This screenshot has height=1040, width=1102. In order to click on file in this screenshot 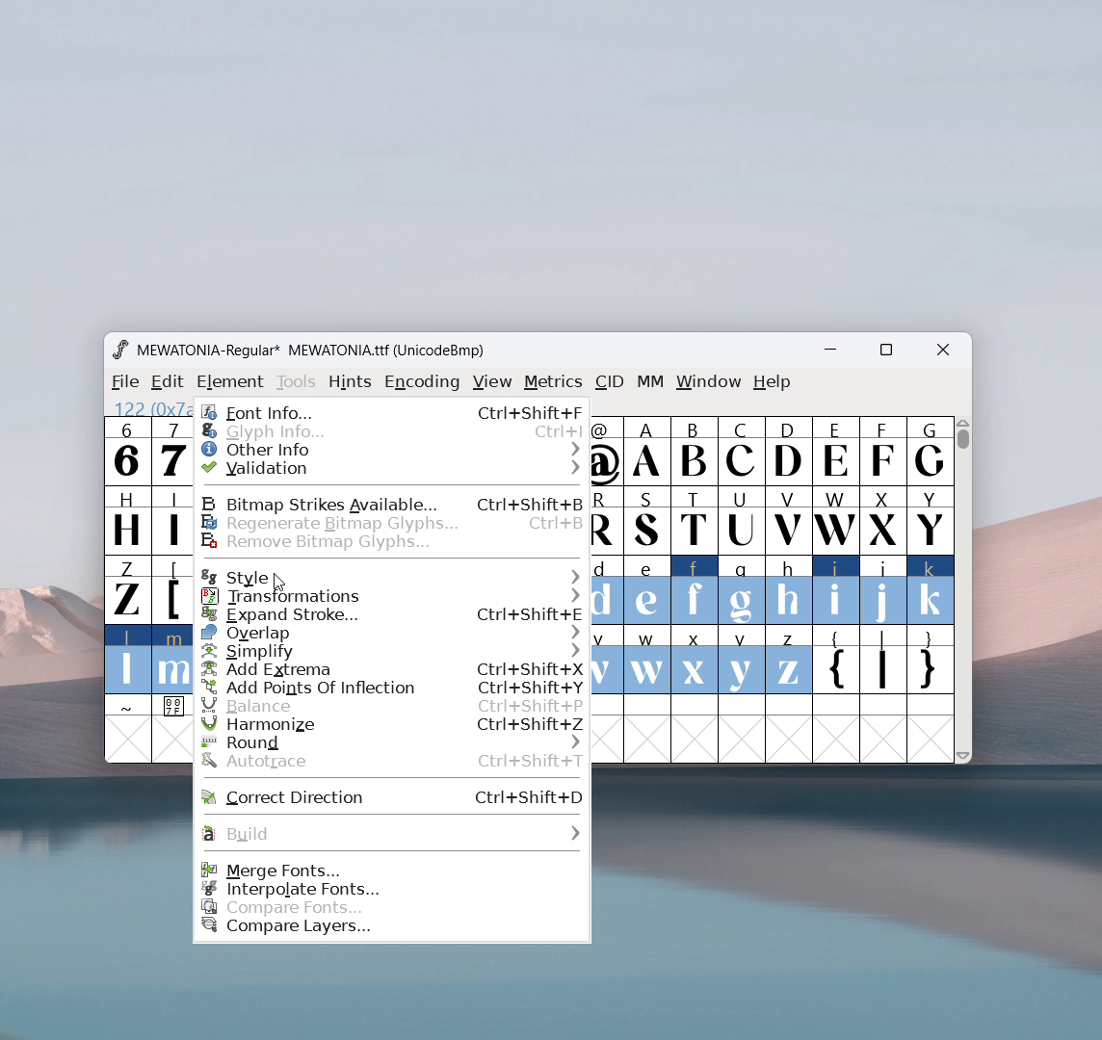, I will do `click(122, 382)`.